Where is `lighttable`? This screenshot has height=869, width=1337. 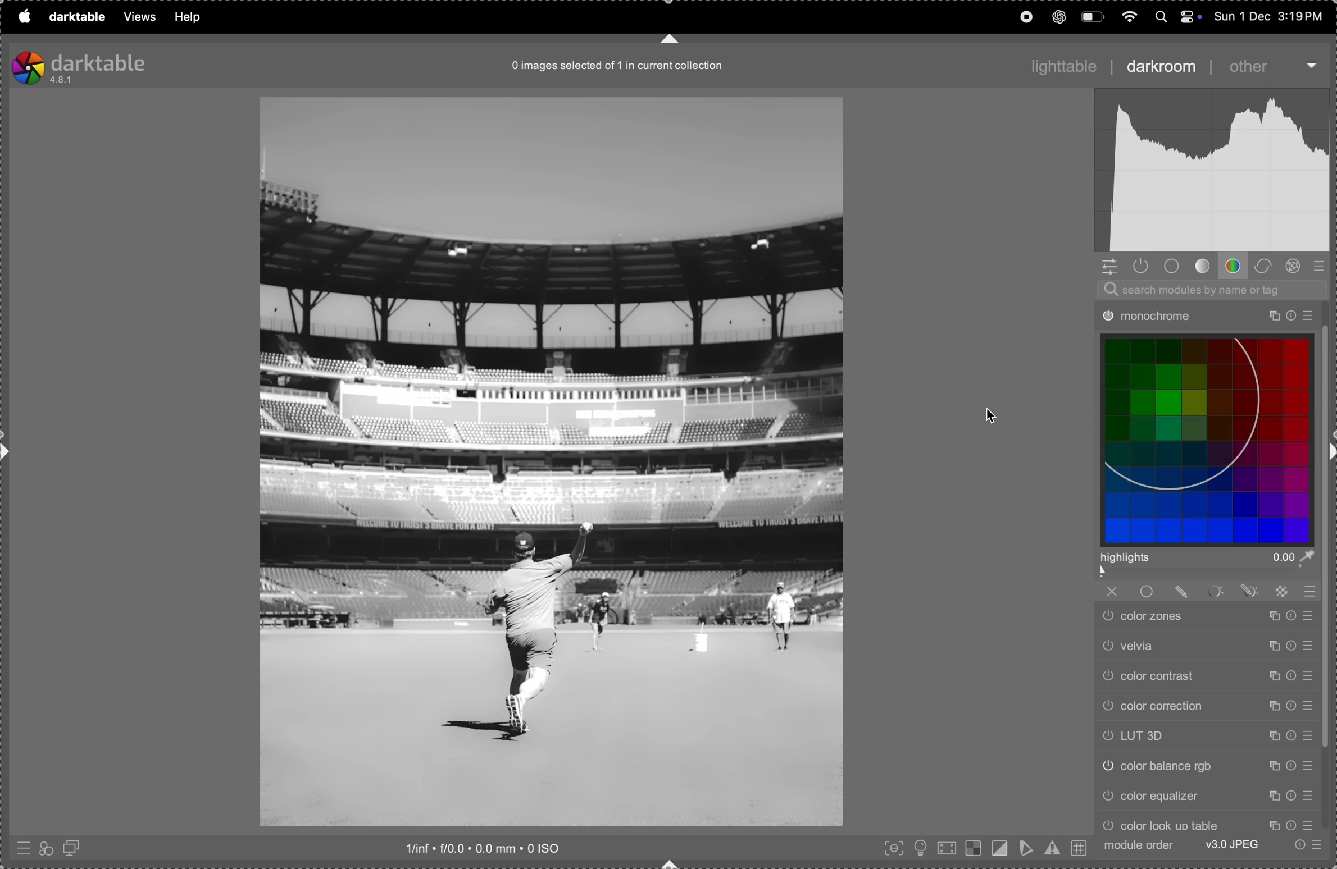 lighttable is located at coordinates (1063, 66).